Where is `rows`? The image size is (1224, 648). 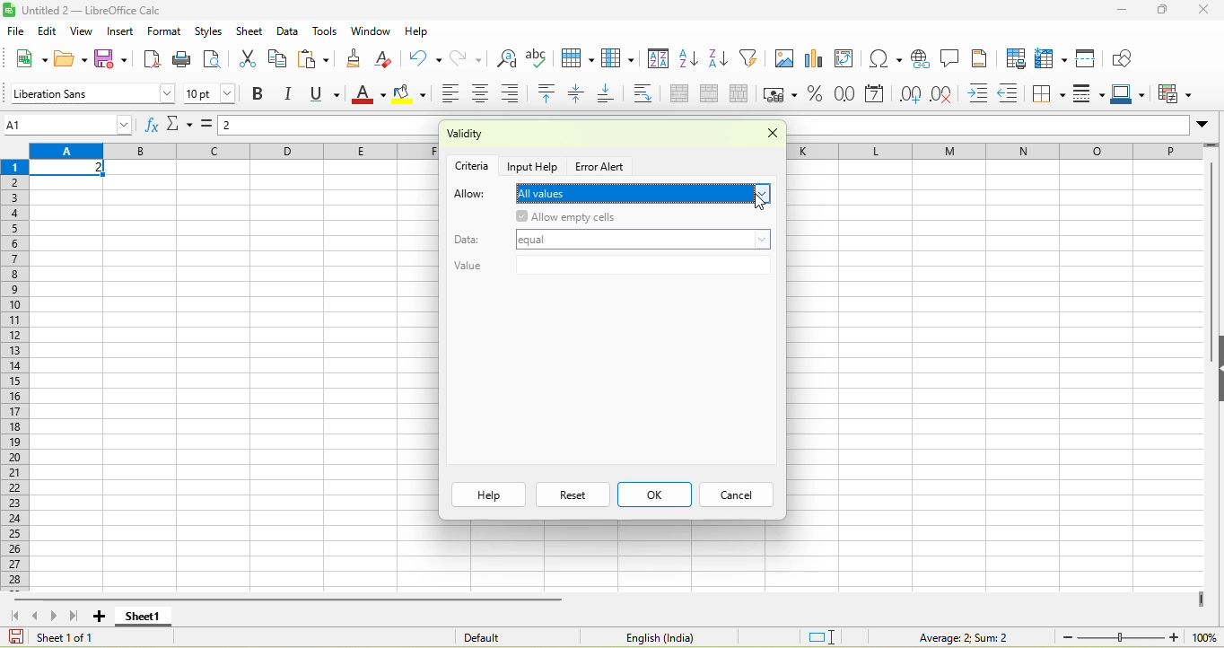 rows is located at coordinates (17, 374).